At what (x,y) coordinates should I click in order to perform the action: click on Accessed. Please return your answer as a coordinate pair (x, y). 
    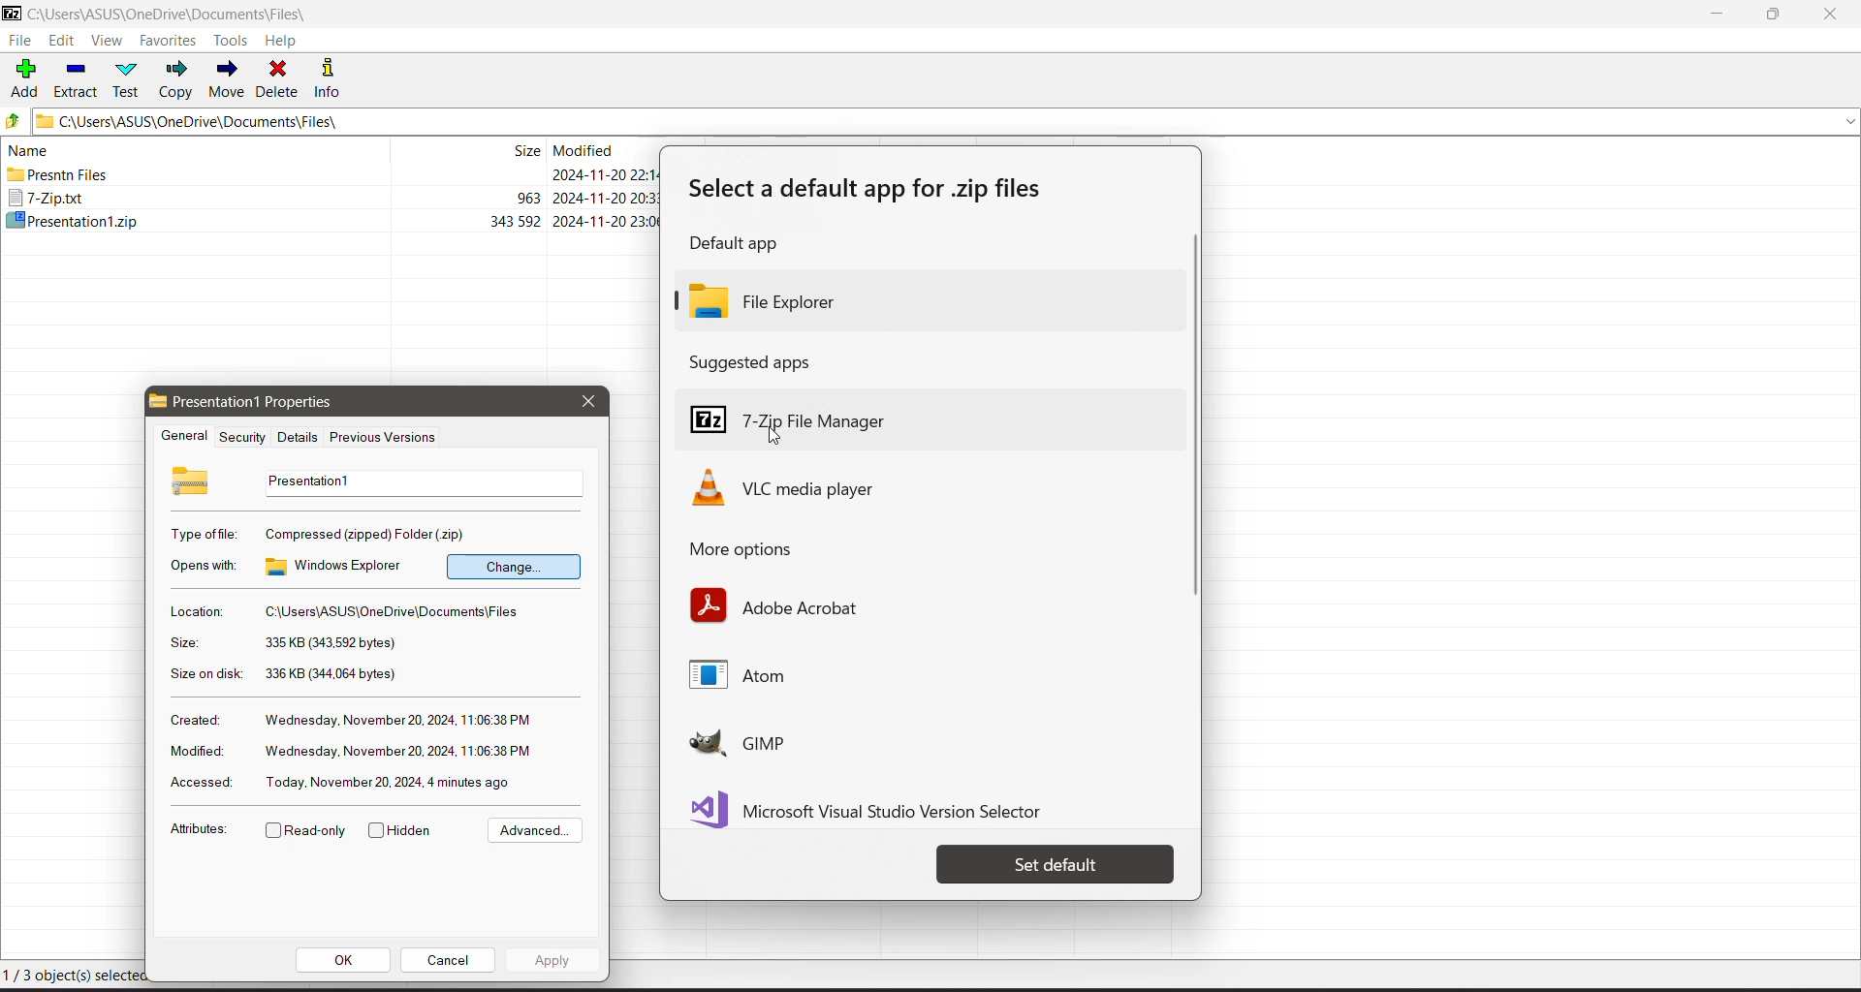
    Looking at the image, I should click on (198, 784).